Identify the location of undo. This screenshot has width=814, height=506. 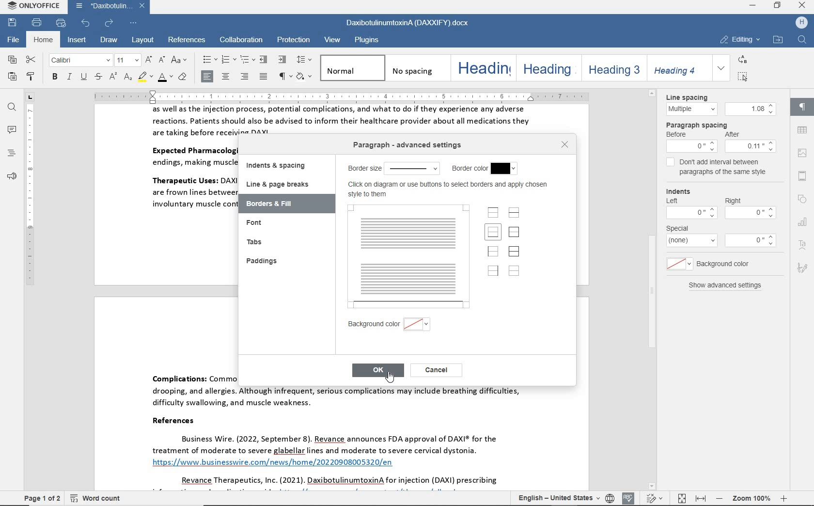
(86, 23).